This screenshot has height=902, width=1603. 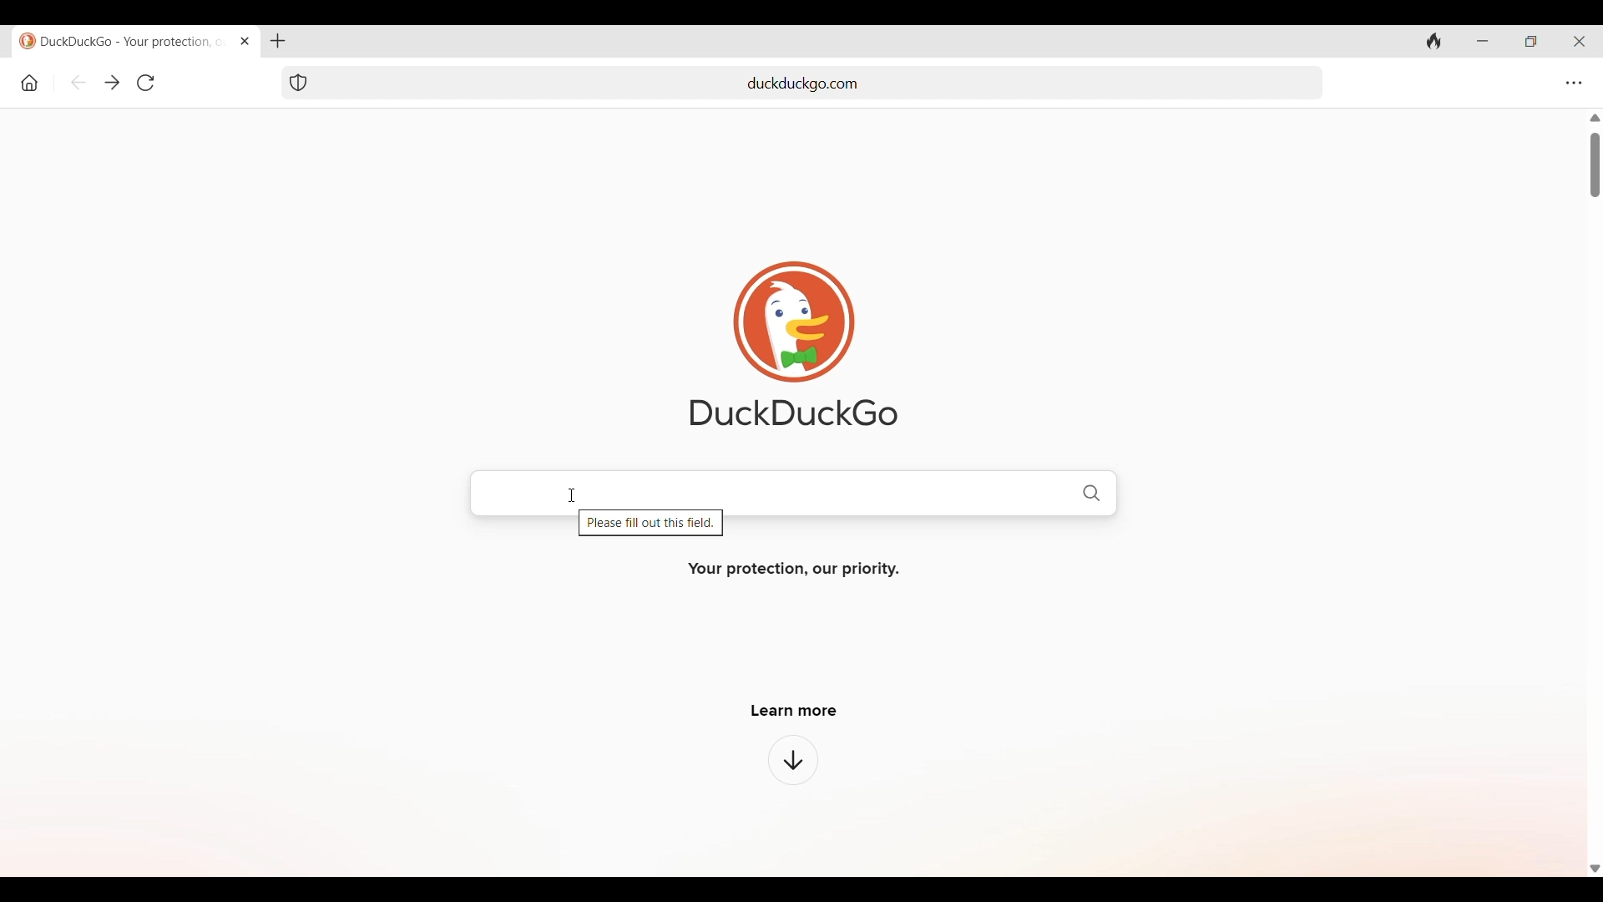 What do you see at coordinates (78, 82) in the screenshot?
I see `Go back` at bounding box center [78, 82].